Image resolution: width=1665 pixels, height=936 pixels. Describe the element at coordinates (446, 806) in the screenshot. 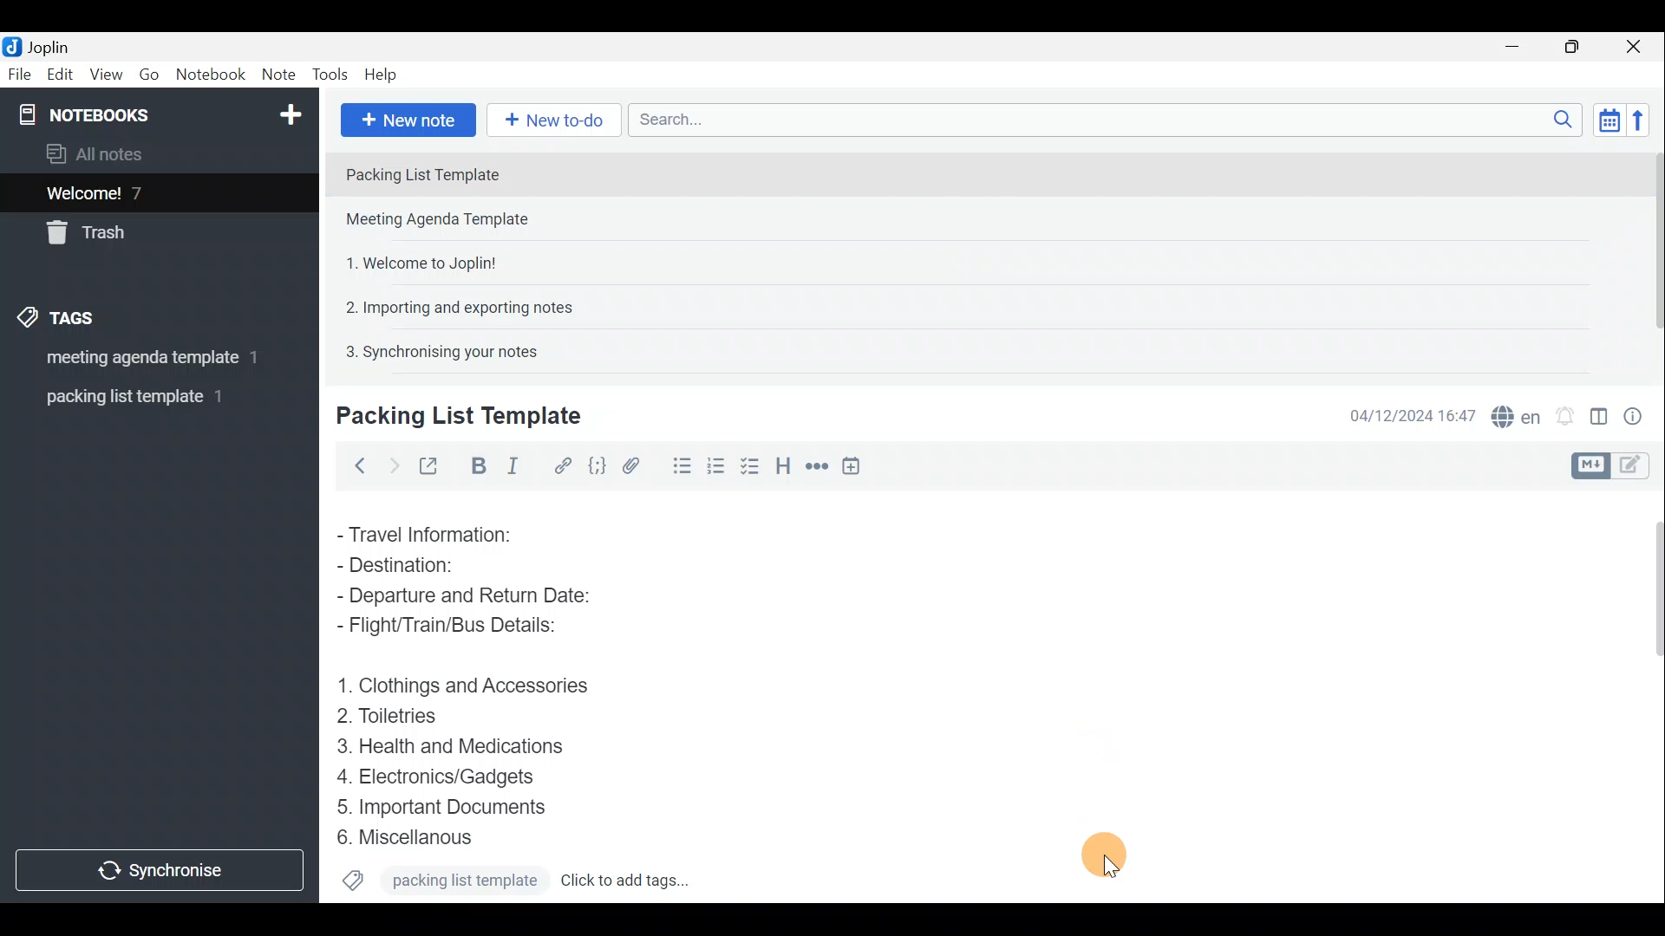

I see `Important Documents` at that location.